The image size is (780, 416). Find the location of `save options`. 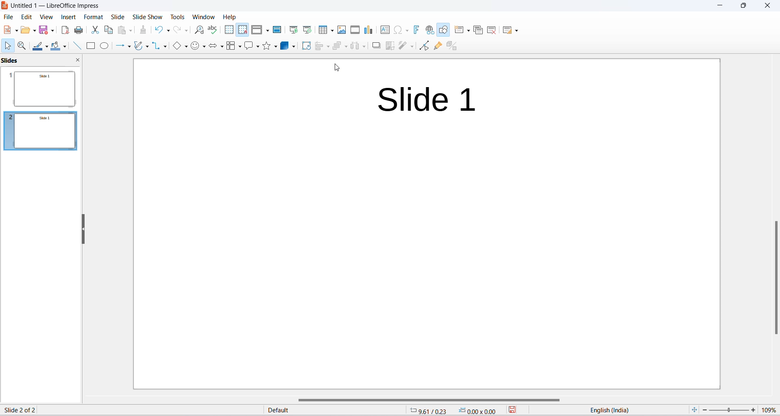

save options is located at coordinates (47, 31).